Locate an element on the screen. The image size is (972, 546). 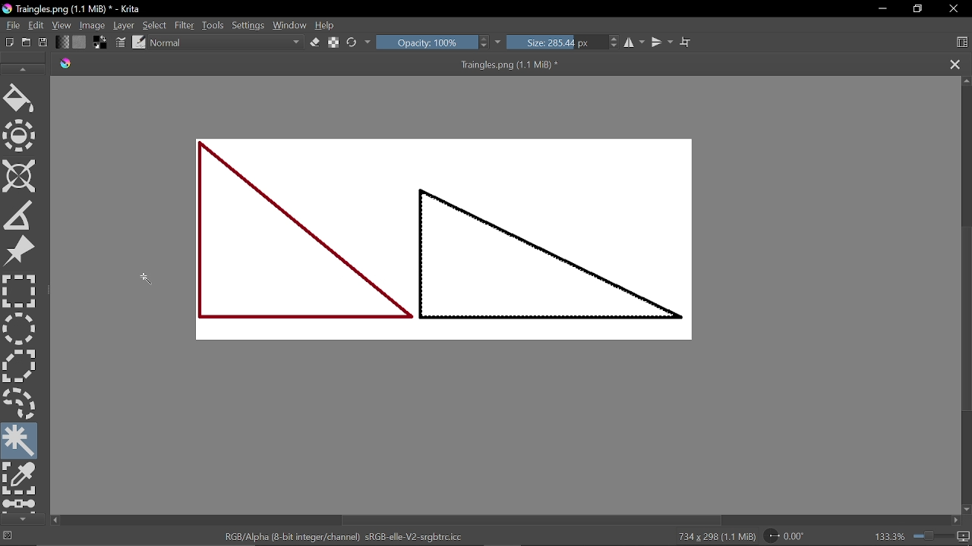
Close tab is located at coordinates (952, 64).